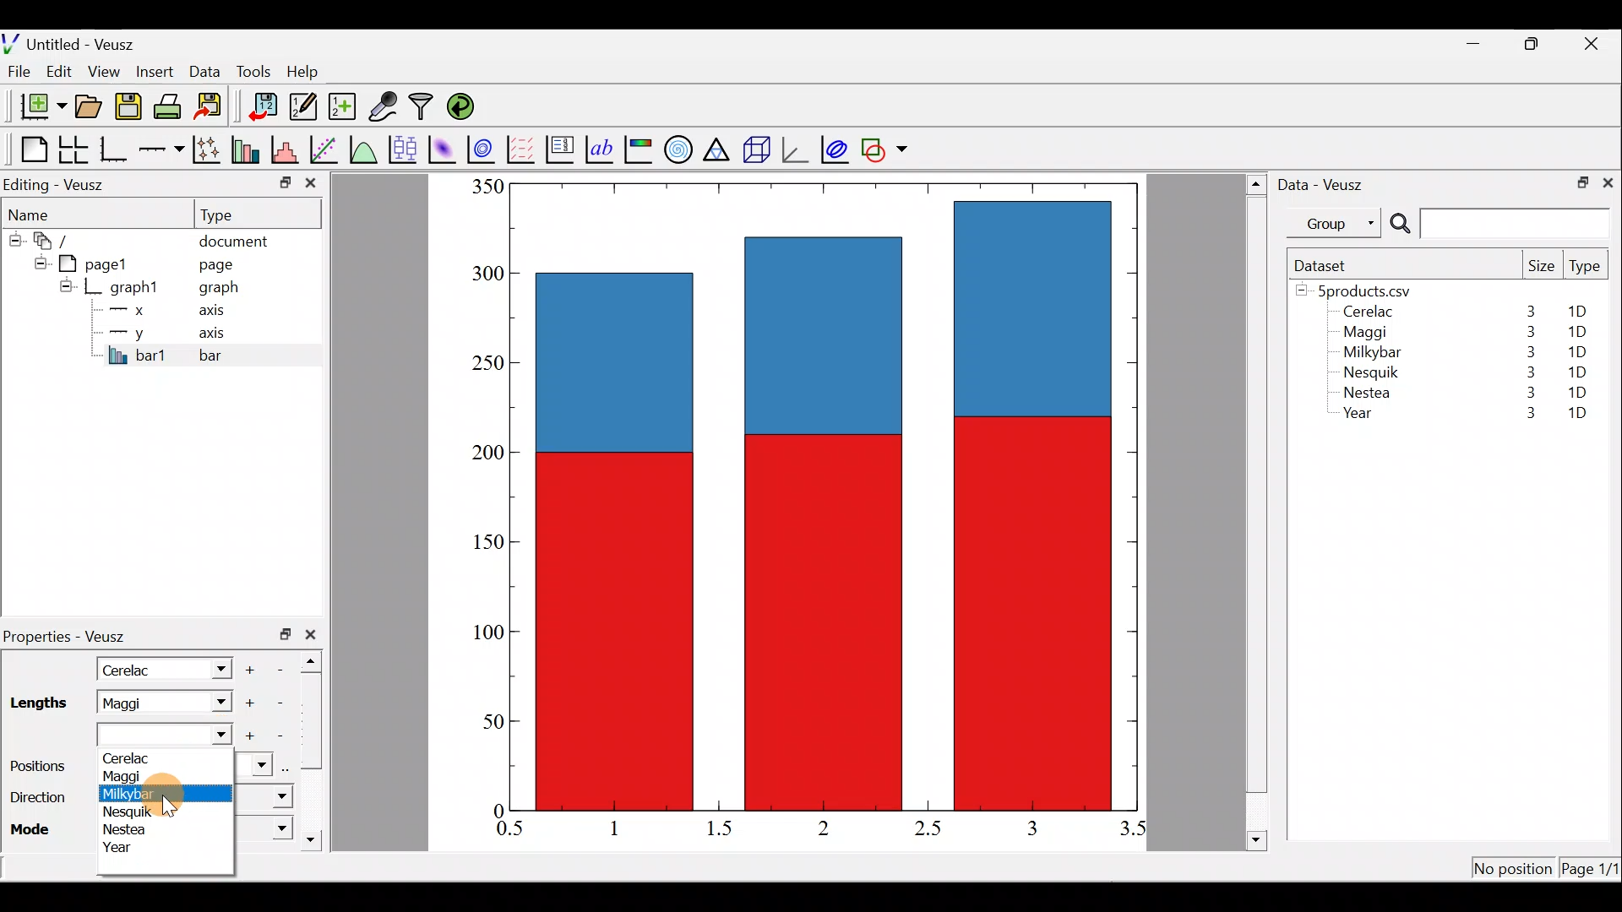 This screenshot has width=1622, height=912. I want to click on 1D, so click(1577, 415).